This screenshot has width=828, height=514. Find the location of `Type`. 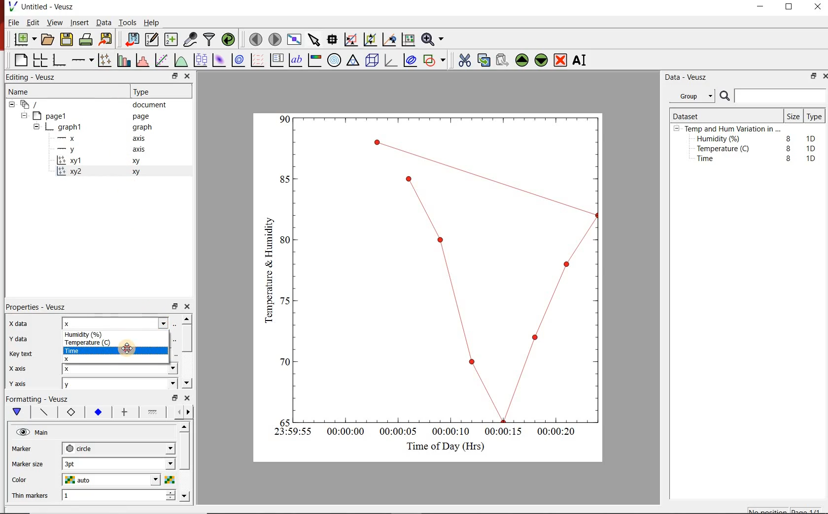

Type is located at coordinates (148, 92).